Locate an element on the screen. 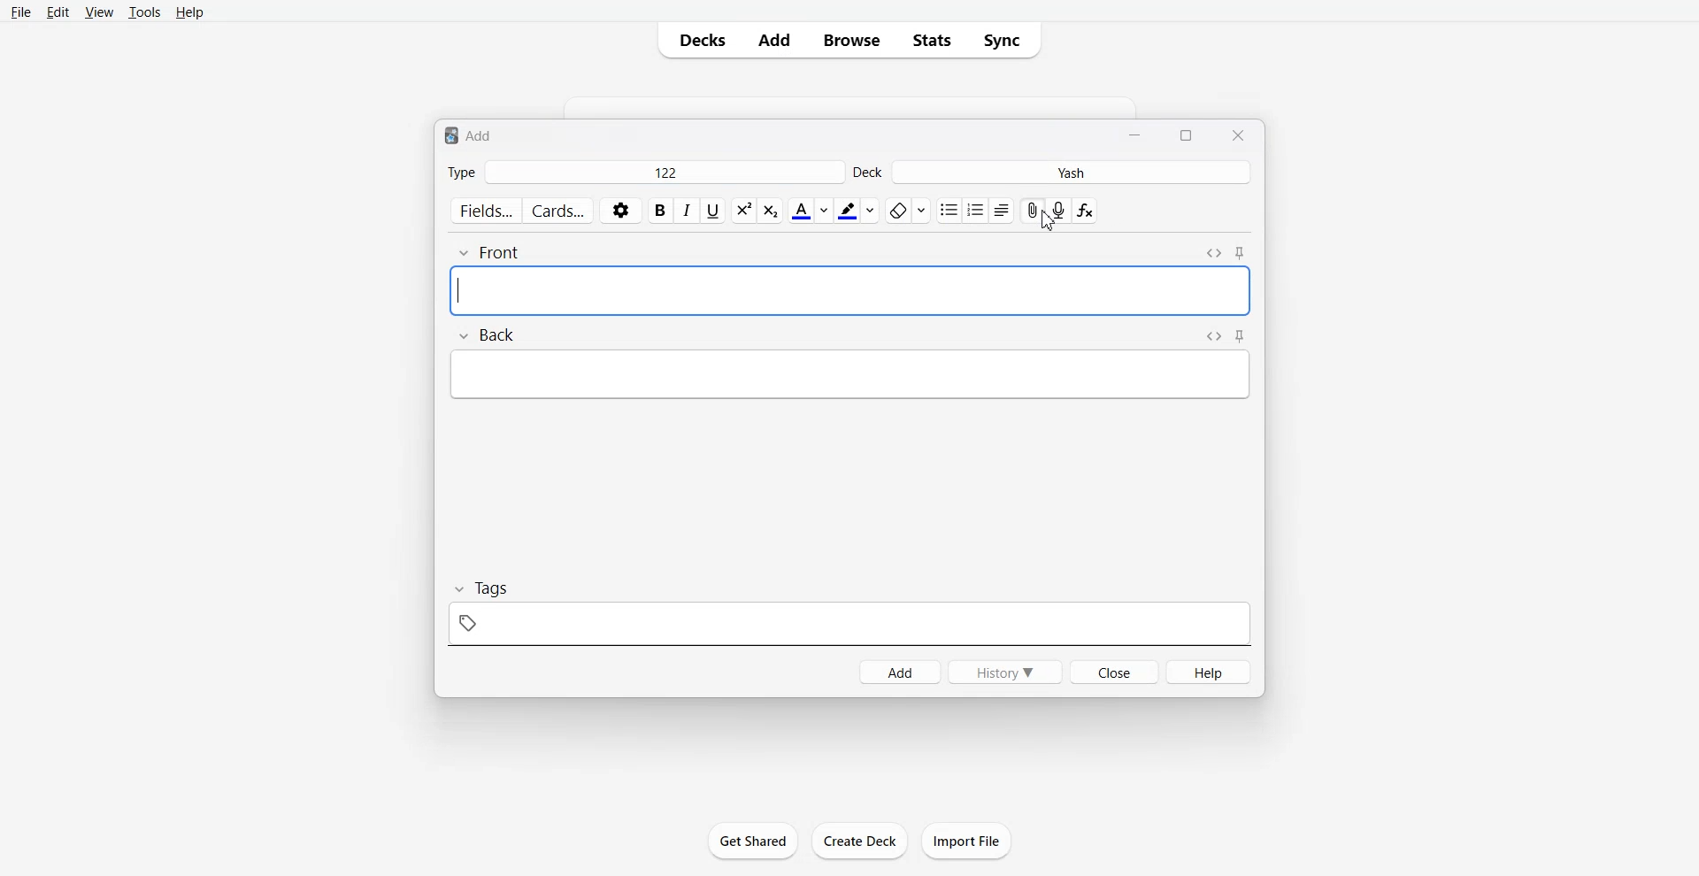 The height and width of the screenshot is (876, 1699). ordered list is located at coordinates (977, 211).